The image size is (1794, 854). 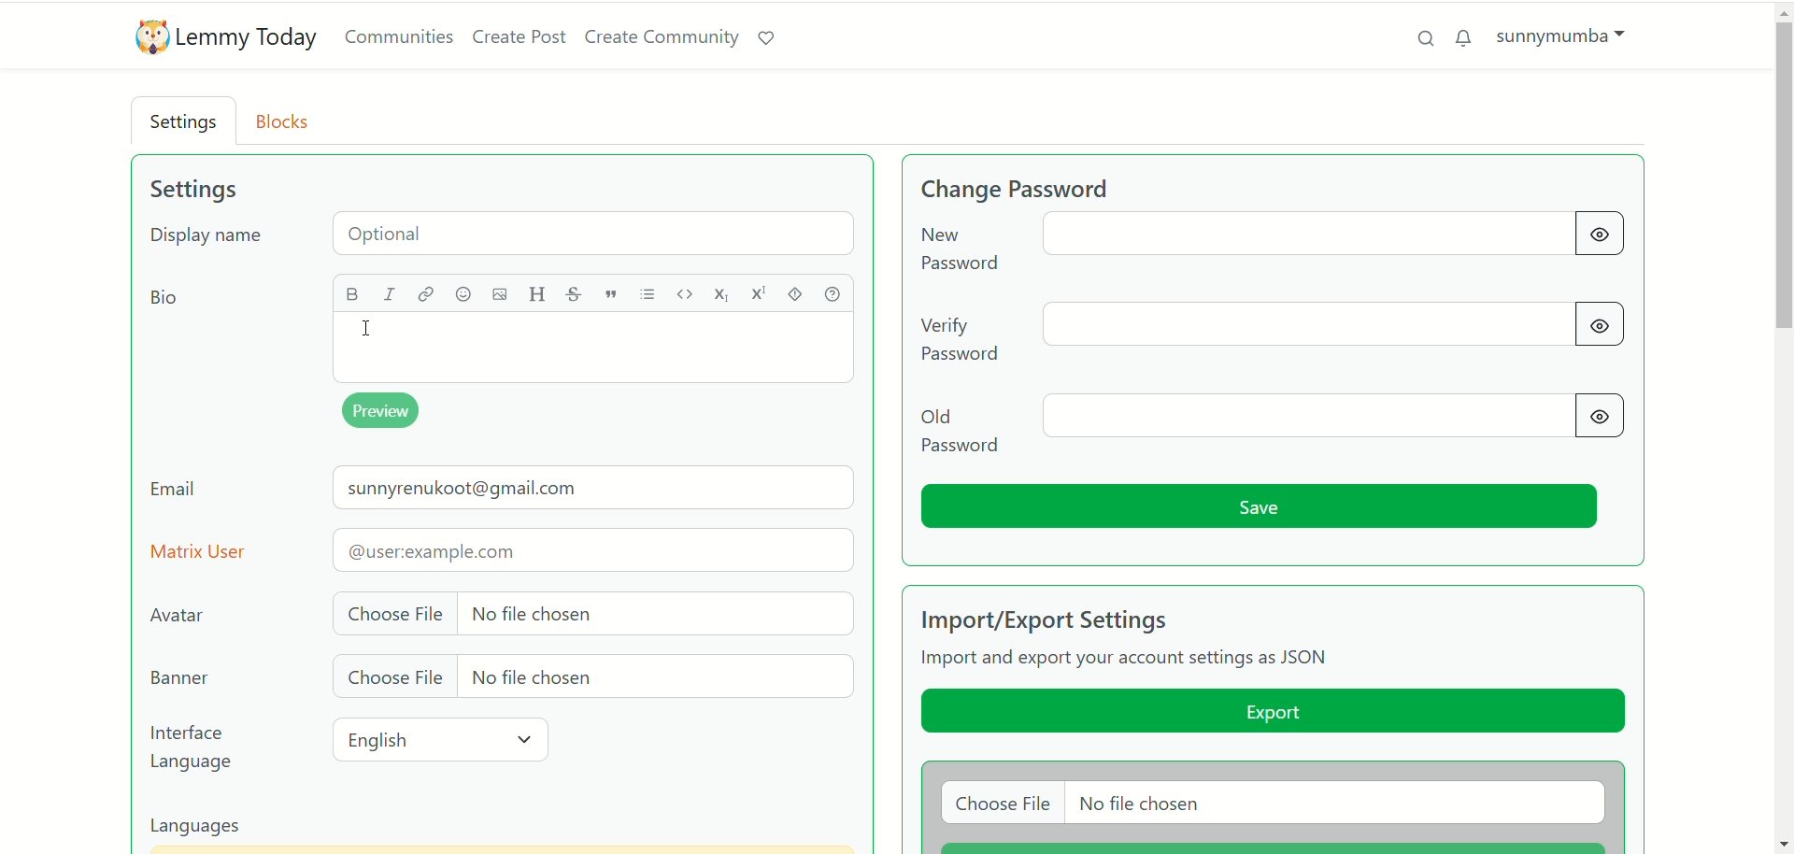 I want to click on image, so click(x=494, y=295).